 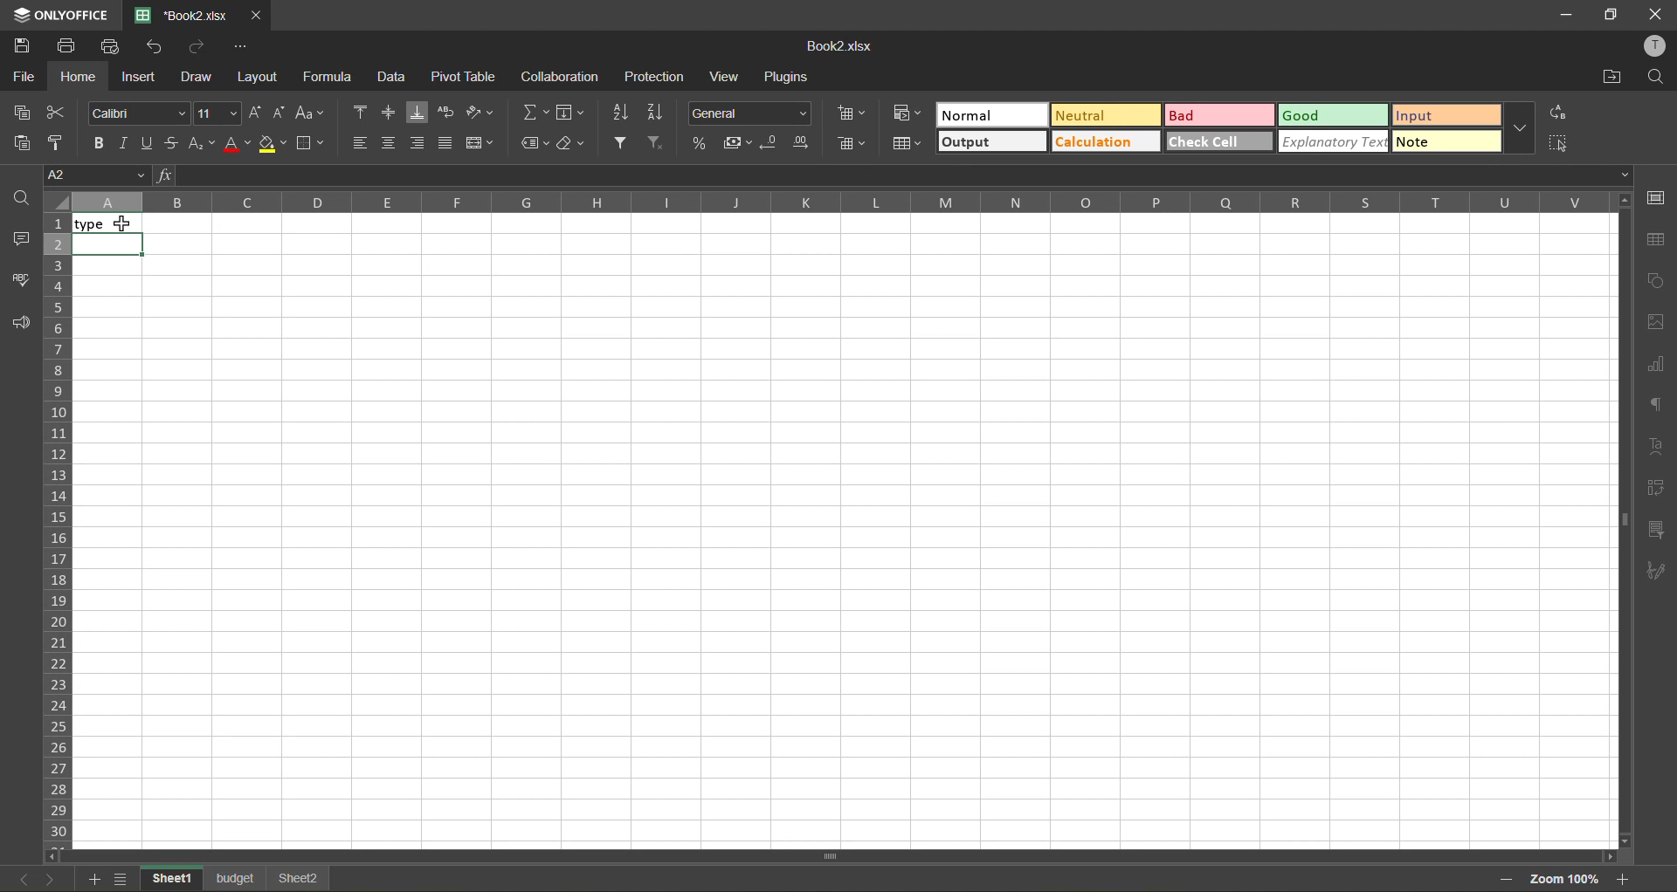 I want to click on conditional formatting, so click(x=905, y=113).